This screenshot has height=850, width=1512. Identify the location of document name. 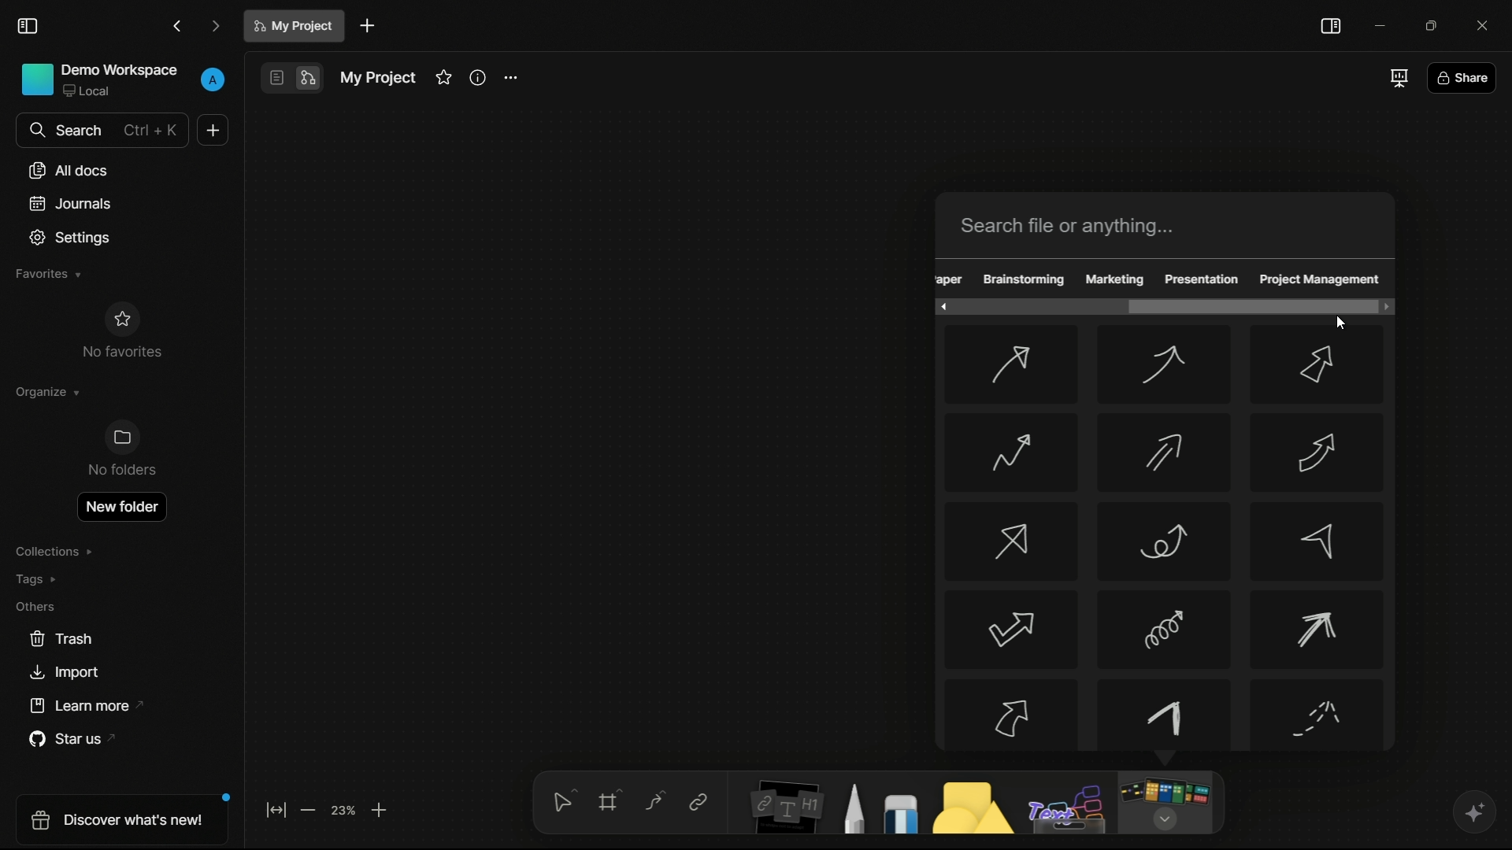
(376, 78).